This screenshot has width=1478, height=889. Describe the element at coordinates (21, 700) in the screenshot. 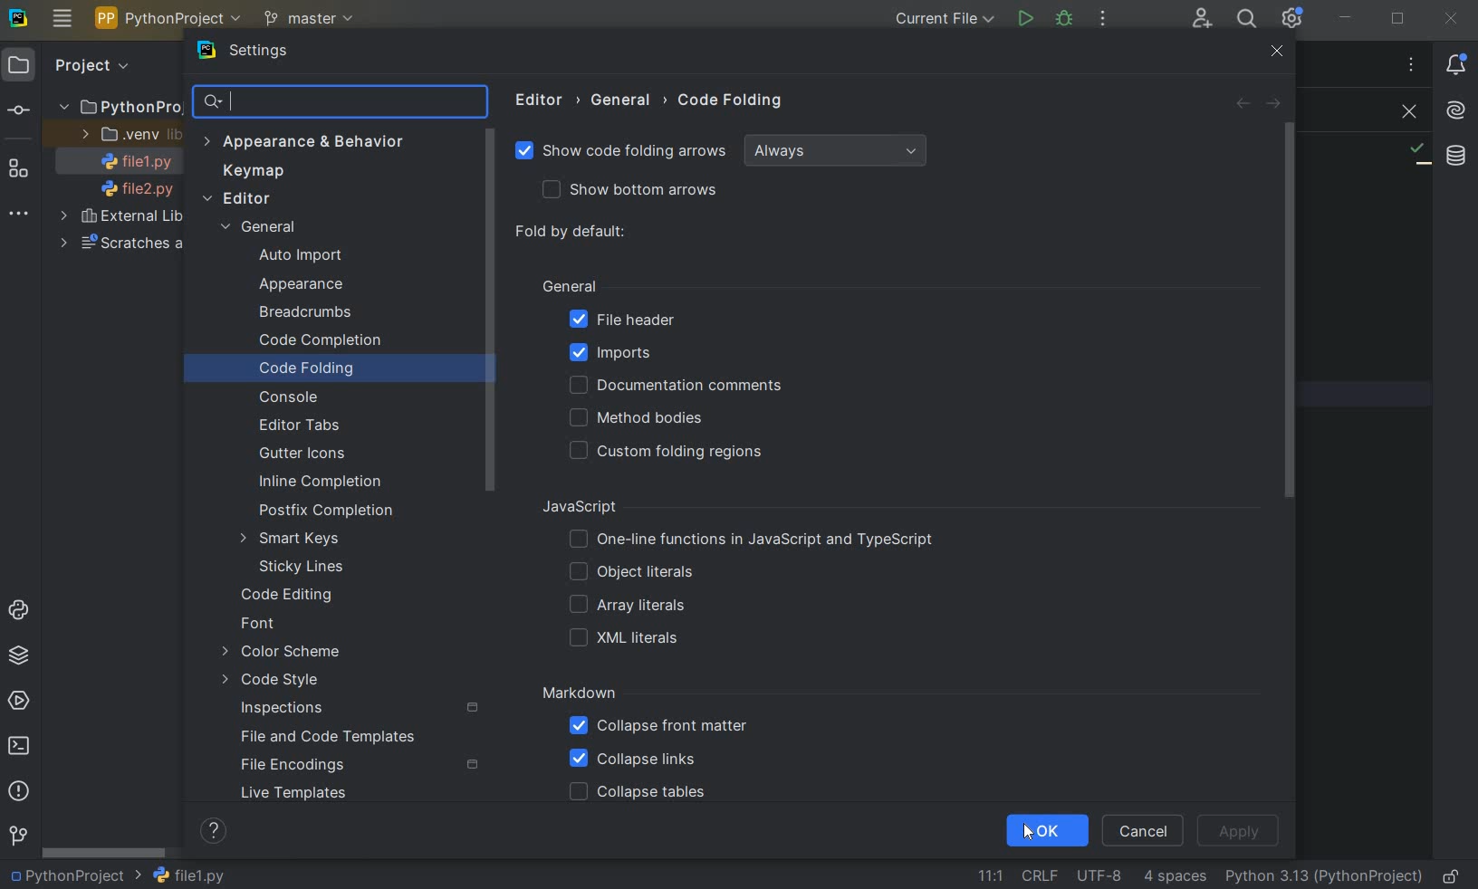

I see `SERVICES` at that location.